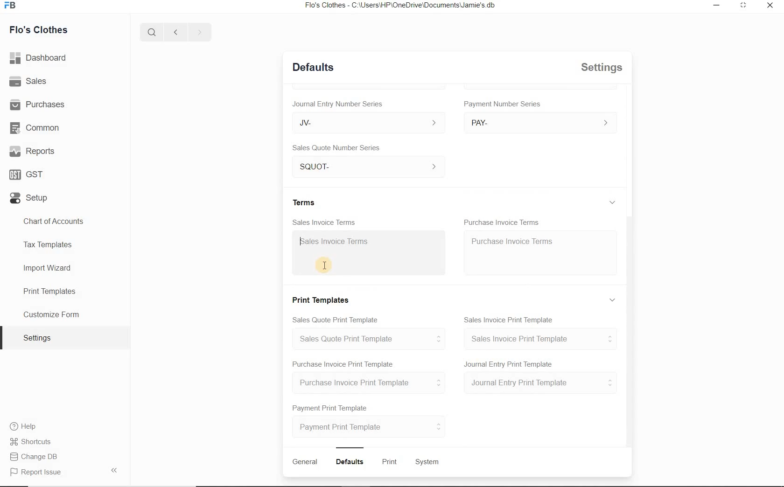  What do you see at coordinates (324, 223) in the screenshot?
I see `Sales Invoice Terms` at bounding box center [324, 223].